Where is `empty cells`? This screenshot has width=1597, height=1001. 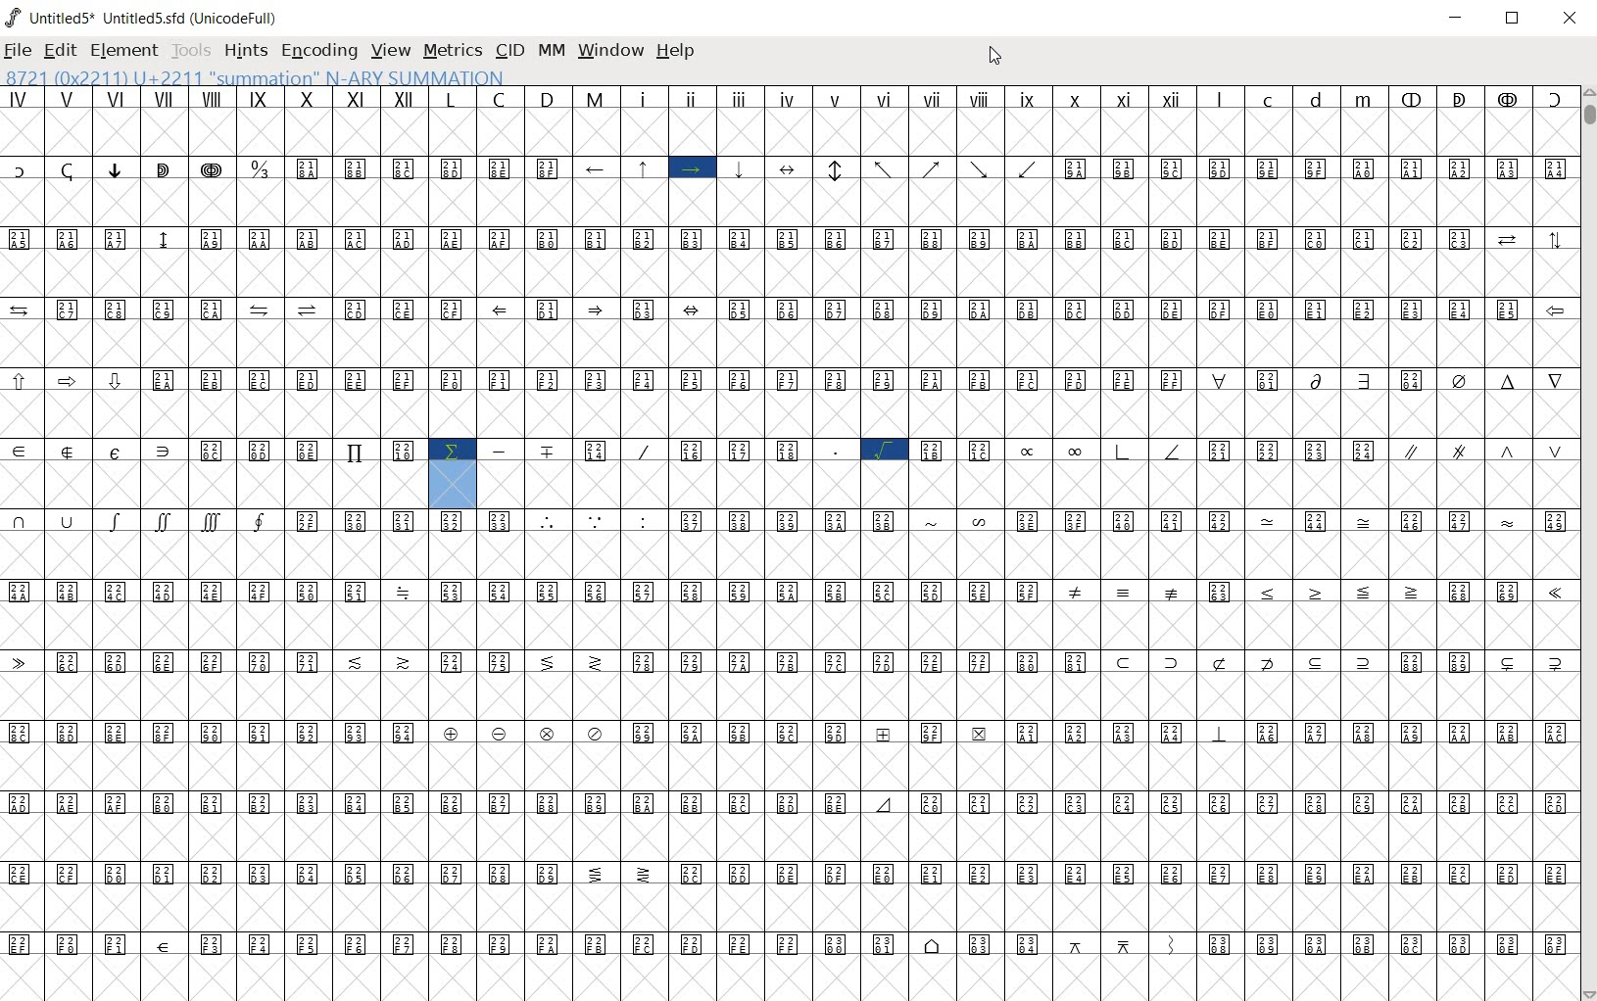 empty cells is located at coordinates (789, 624).